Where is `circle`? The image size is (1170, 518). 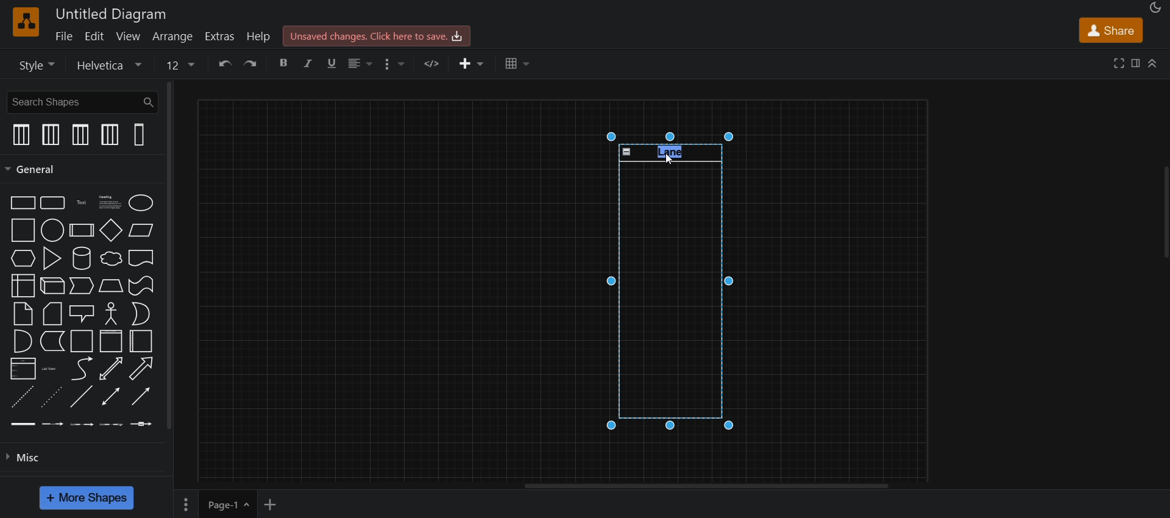 circle is located at coordinates (52, 231).